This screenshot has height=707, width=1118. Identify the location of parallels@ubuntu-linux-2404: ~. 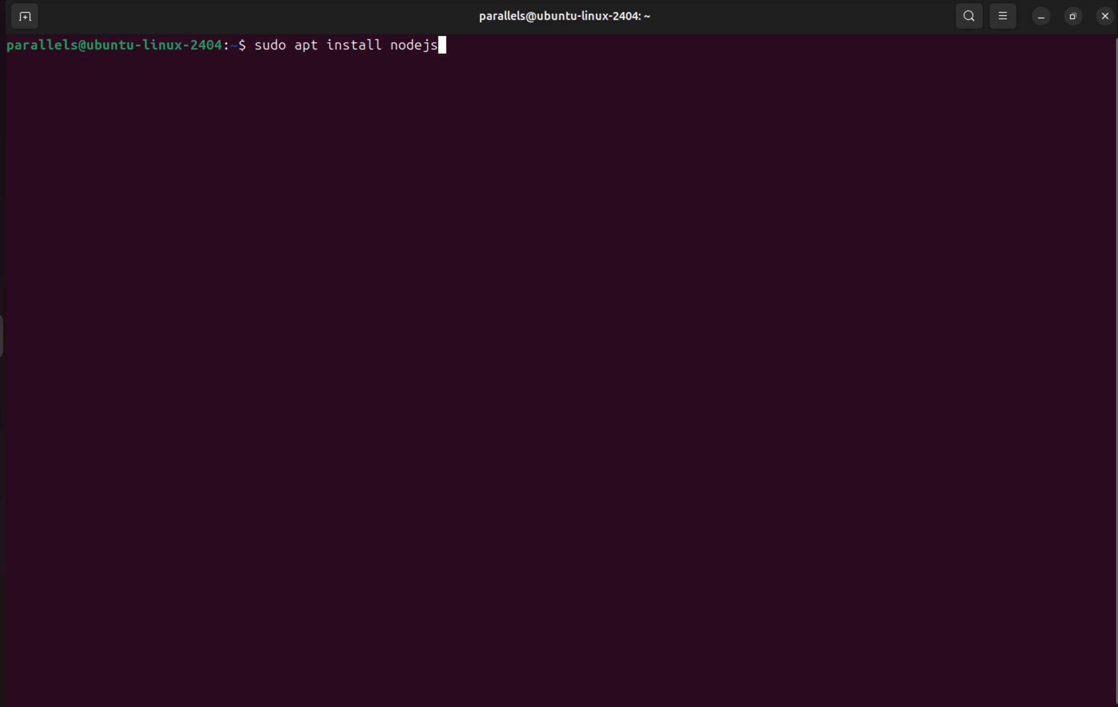
(559, 18).